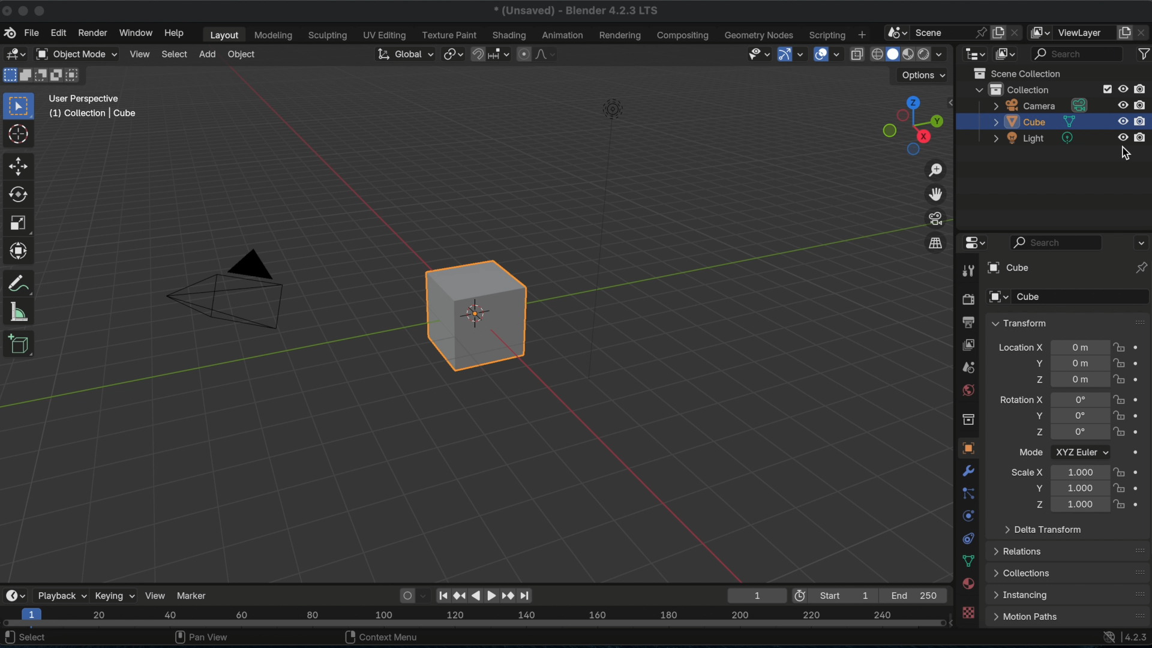 Image resolution: width=1152 pixels, height=648 pixels. Describe the element at coordinates (476, 617) in the screenshot. I see `timeline` at that location.